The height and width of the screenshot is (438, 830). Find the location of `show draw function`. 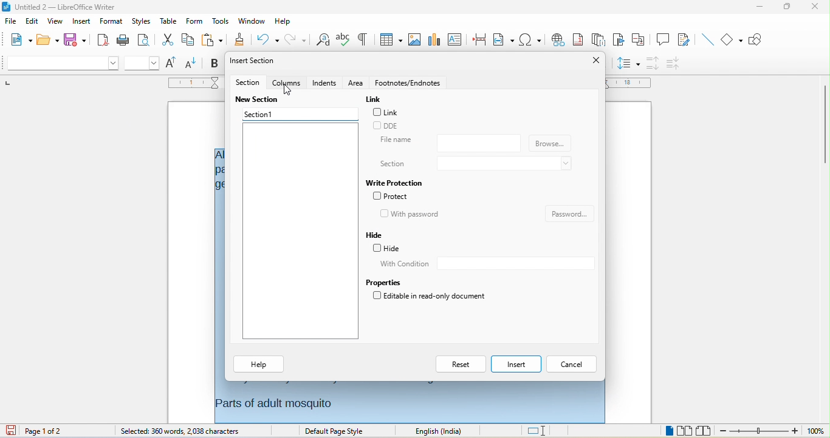

show draw function is located at coordinates (756, 39).